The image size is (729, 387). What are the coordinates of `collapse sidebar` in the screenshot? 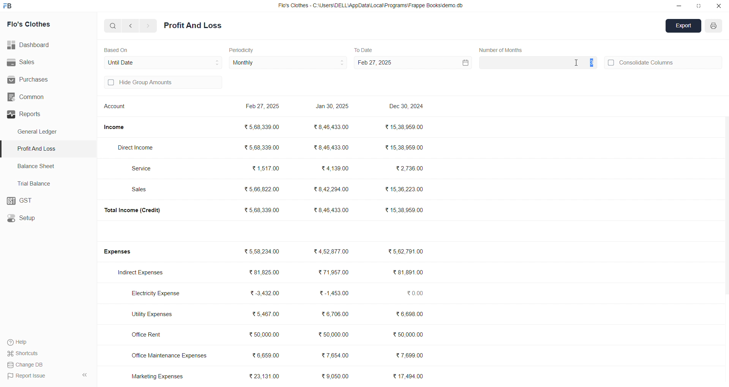 It's located at (84, 375).